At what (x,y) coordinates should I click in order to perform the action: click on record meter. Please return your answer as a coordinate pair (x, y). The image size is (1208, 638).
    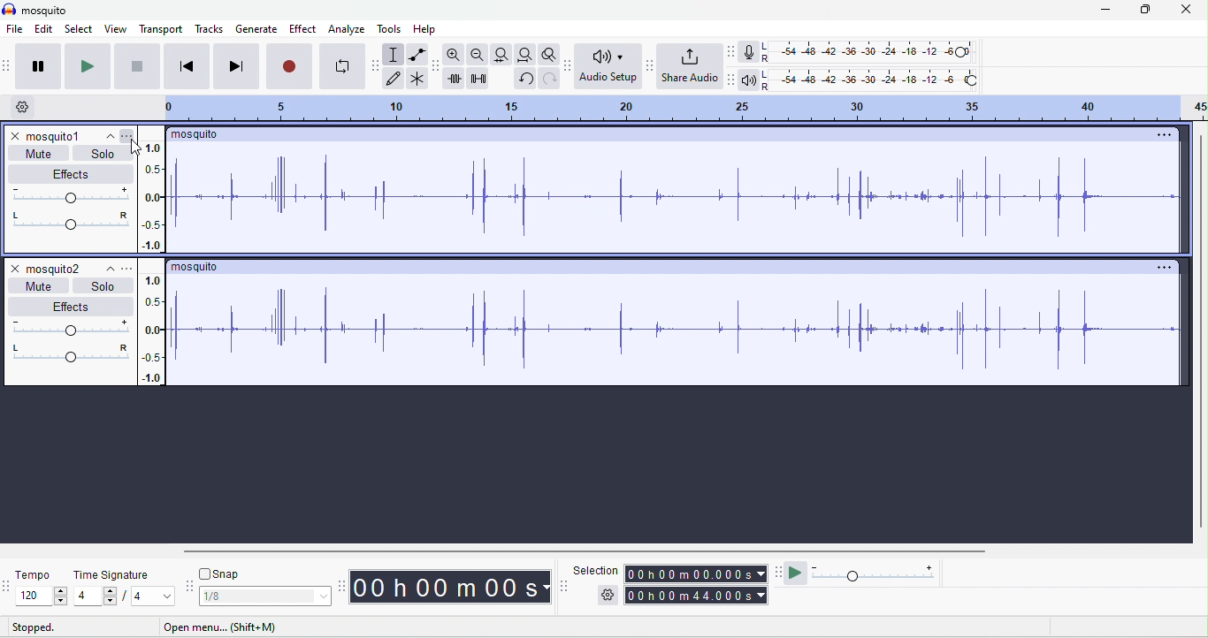
    Looking at the image, I should click on (750, 51).